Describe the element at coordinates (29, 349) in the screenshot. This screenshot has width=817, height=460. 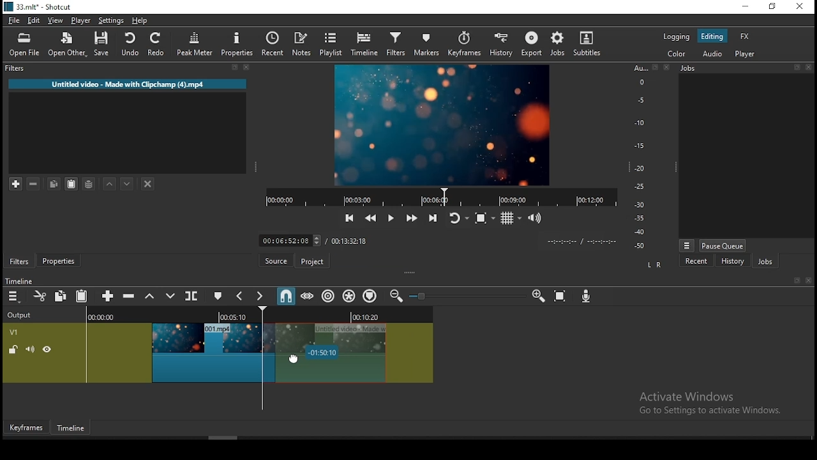
I see `(un)mute` at that location.